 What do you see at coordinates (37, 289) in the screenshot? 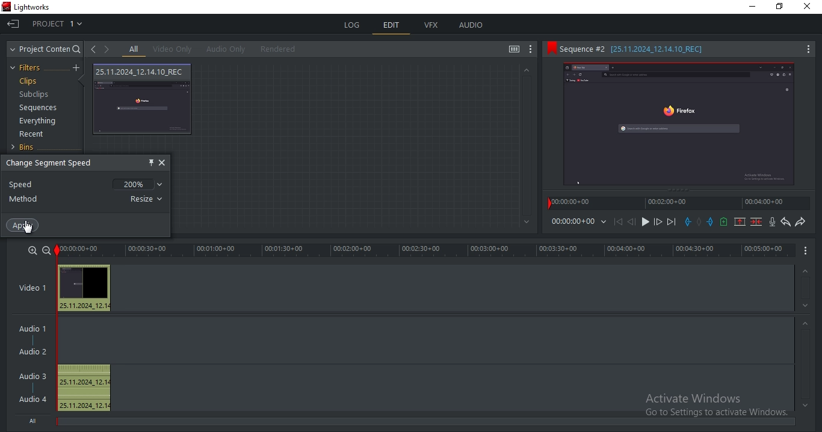
I see `video` at bounding box center [37, 289].